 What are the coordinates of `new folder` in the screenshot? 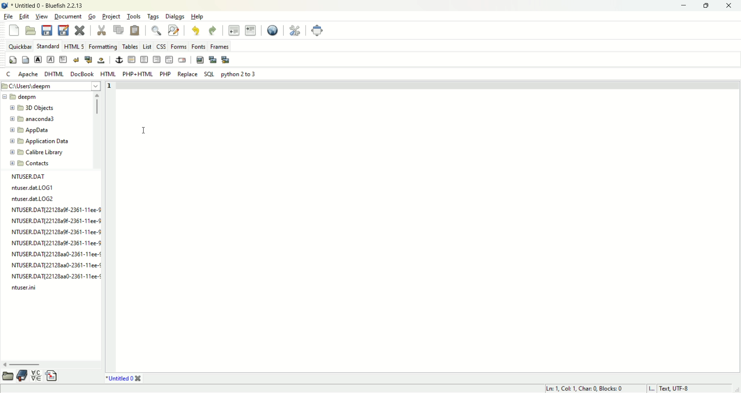 It's located at (34, 129).